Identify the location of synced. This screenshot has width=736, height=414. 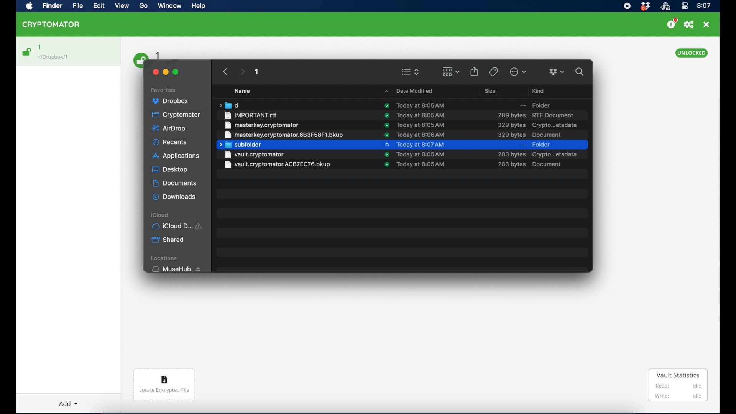
(386, 155).